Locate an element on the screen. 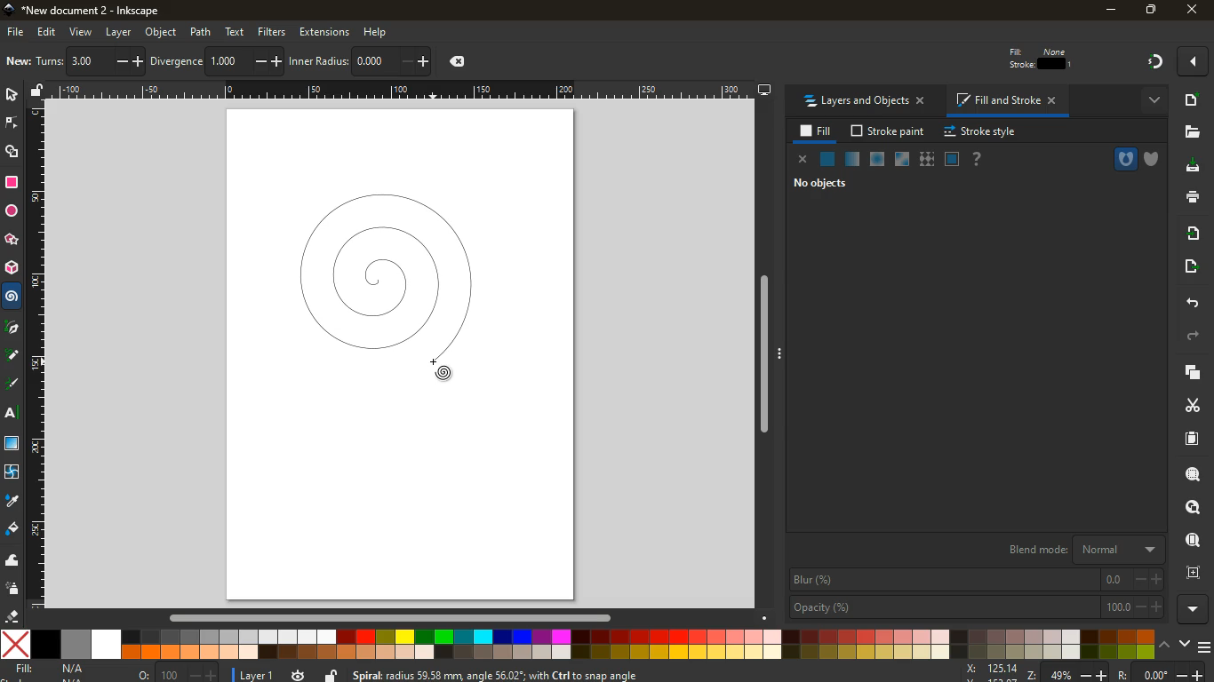 The image size is (1214, 682). object is located at coordinates (160, 32).